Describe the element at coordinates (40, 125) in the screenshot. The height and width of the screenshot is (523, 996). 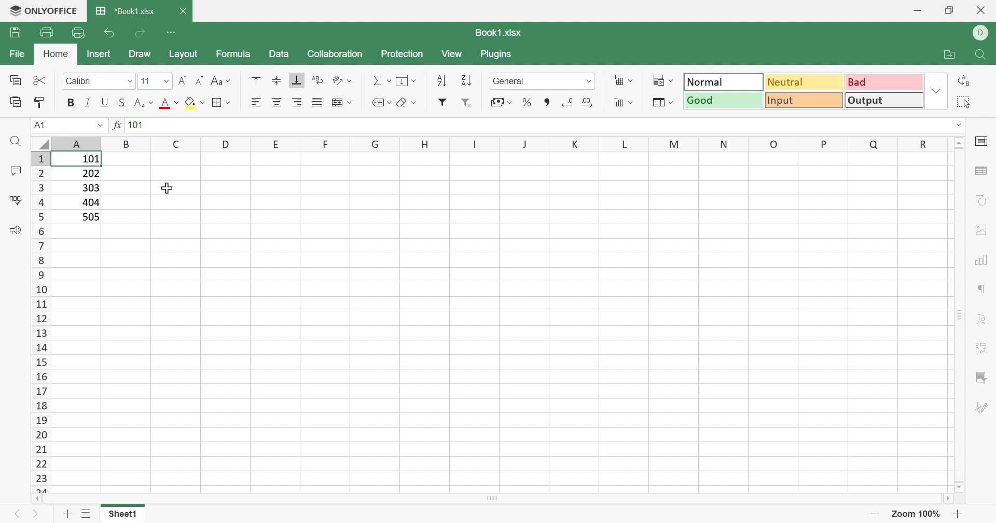
I see `A1` at that location.